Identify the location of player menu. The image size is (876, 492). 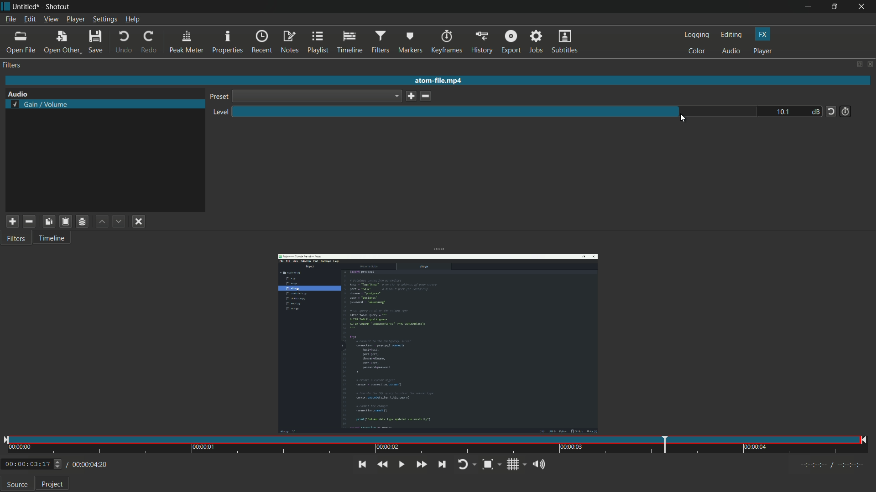
(76, 19).